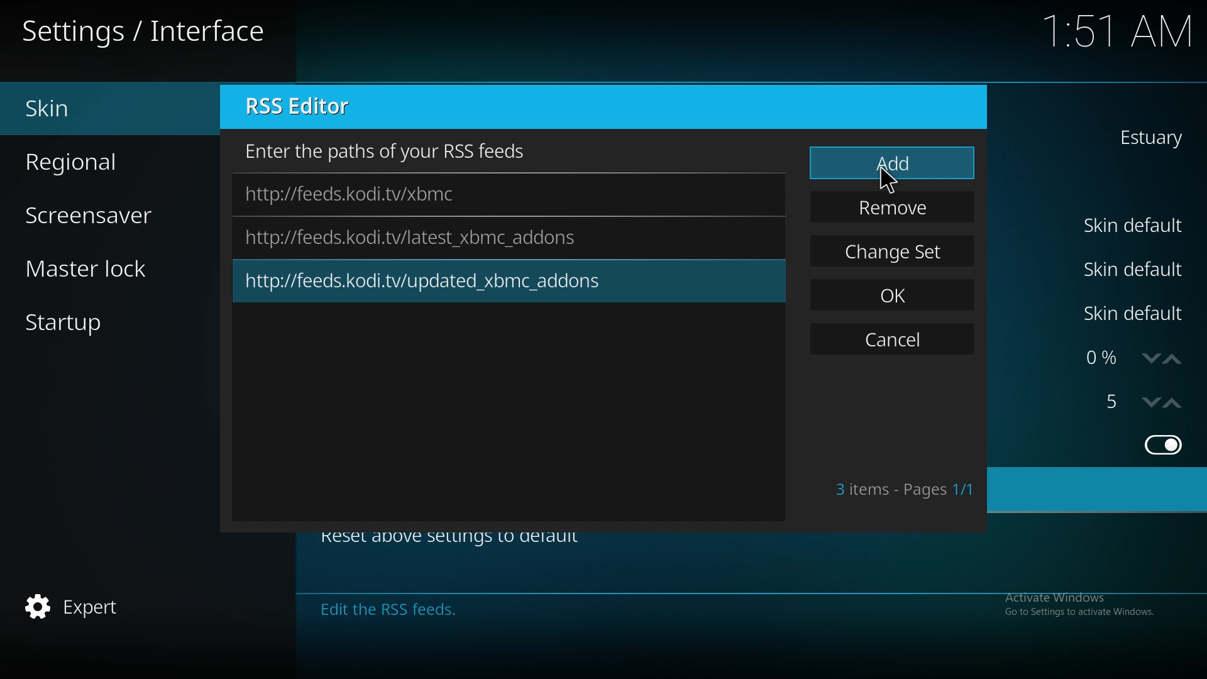 This screenshot has width=1207, height=679. What do you see at coordinates (394, 151) in the screenshot?
I see `enter path` at bounding box center [394, 151].